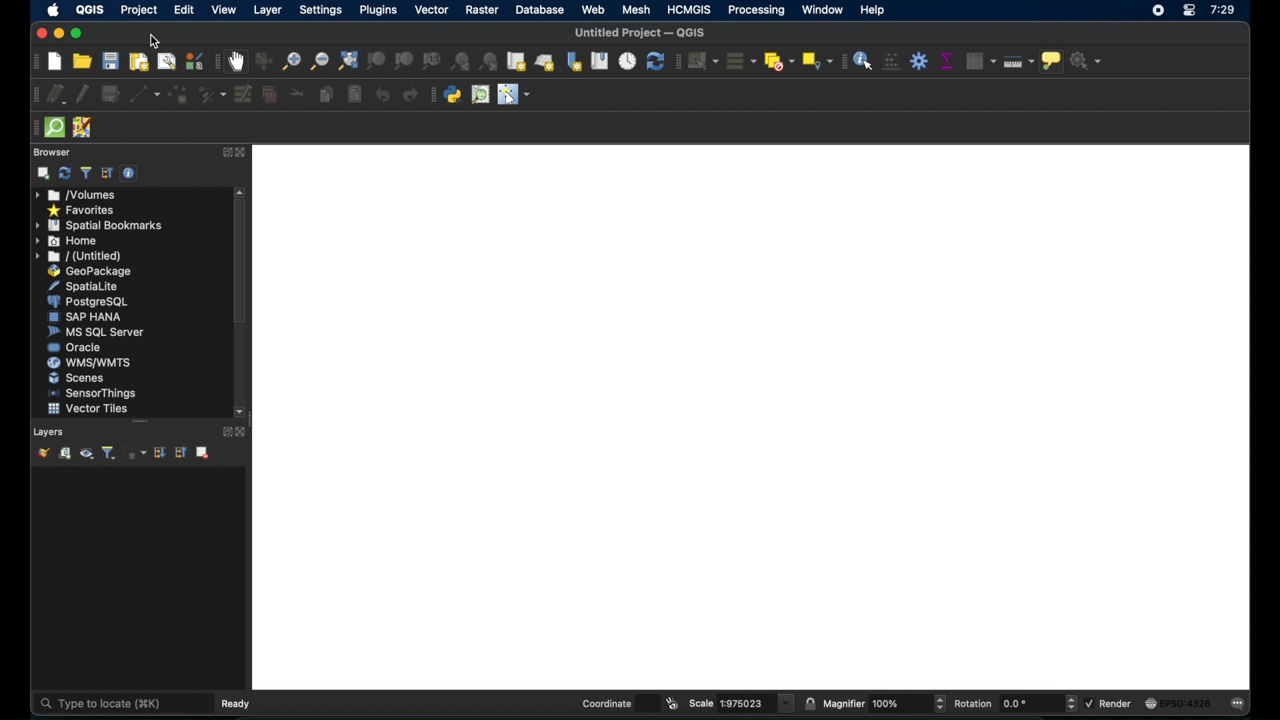 This screenshot has width=1280, height=720. What do you see at coordinates (87, 409) in the screenshot?
I see `vector tiles` at bounding box center [87, 409].